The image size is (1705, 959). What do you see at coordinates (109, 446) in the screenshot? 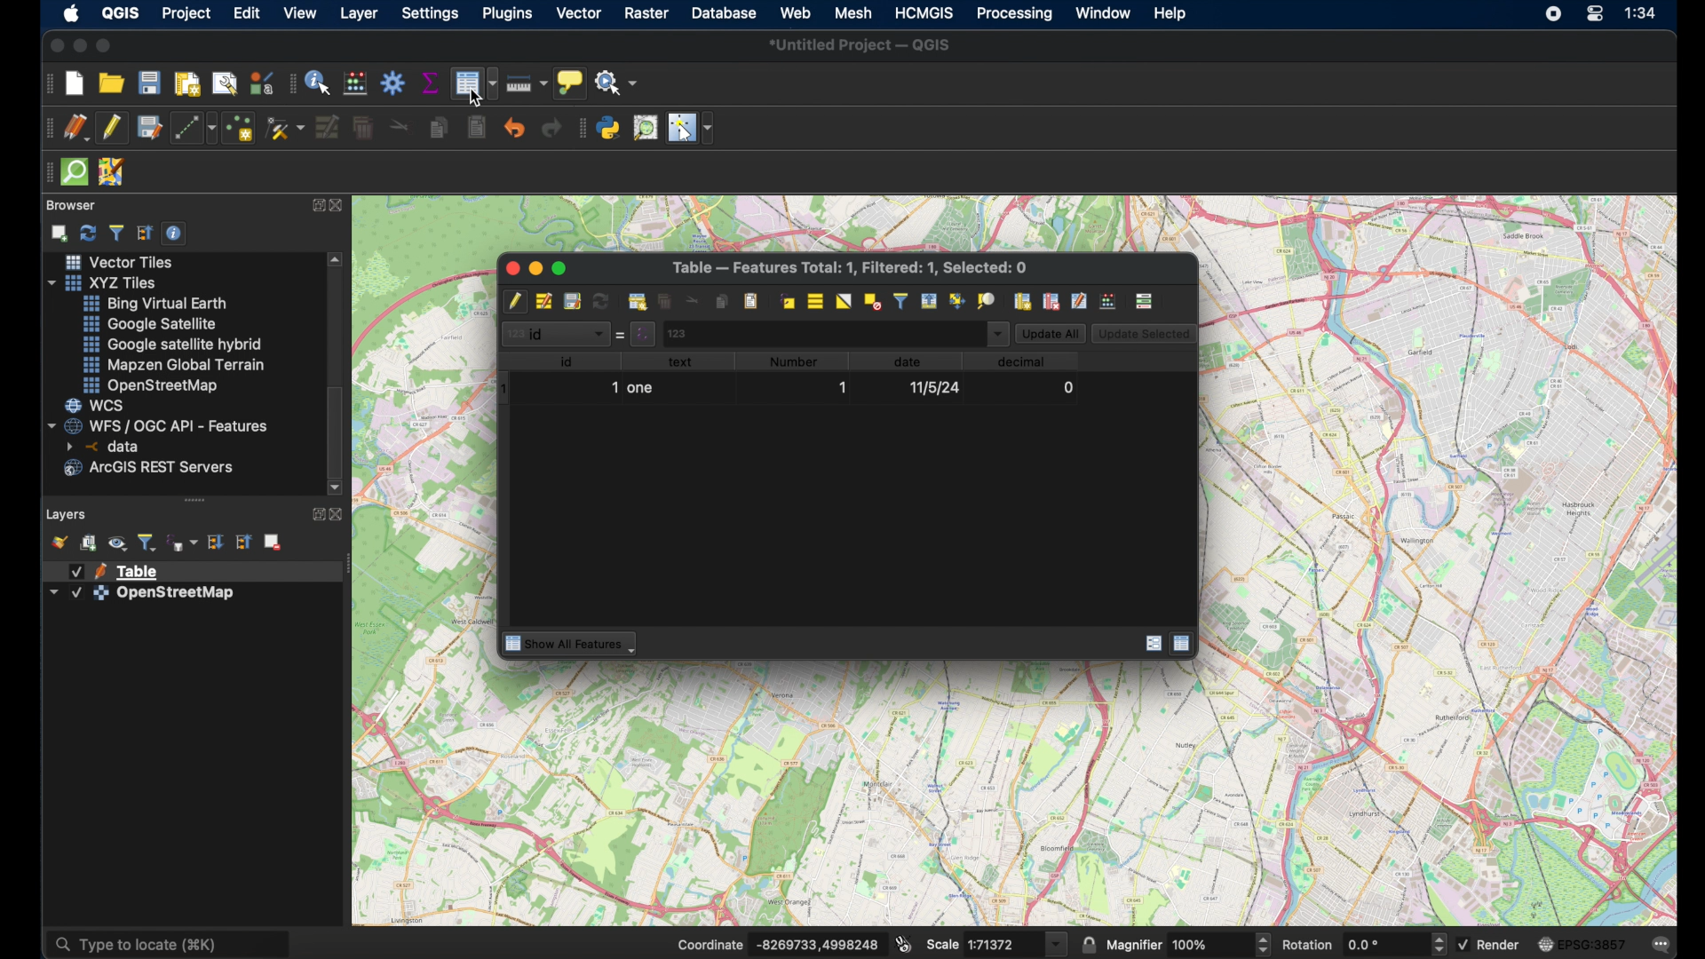
I see `data` at bounding box center [109, 446].